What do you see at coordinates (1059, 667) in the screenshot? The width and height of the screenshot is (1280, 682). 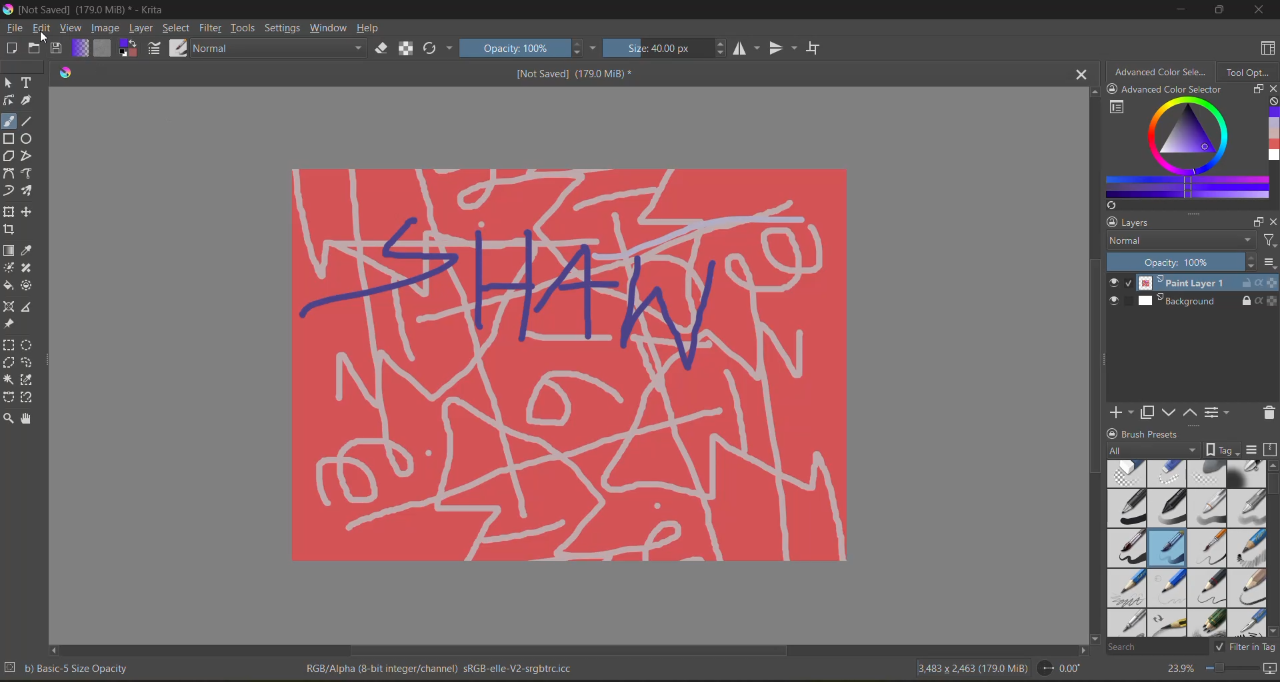 I see `0.00` at bounding box center [1059, 667].